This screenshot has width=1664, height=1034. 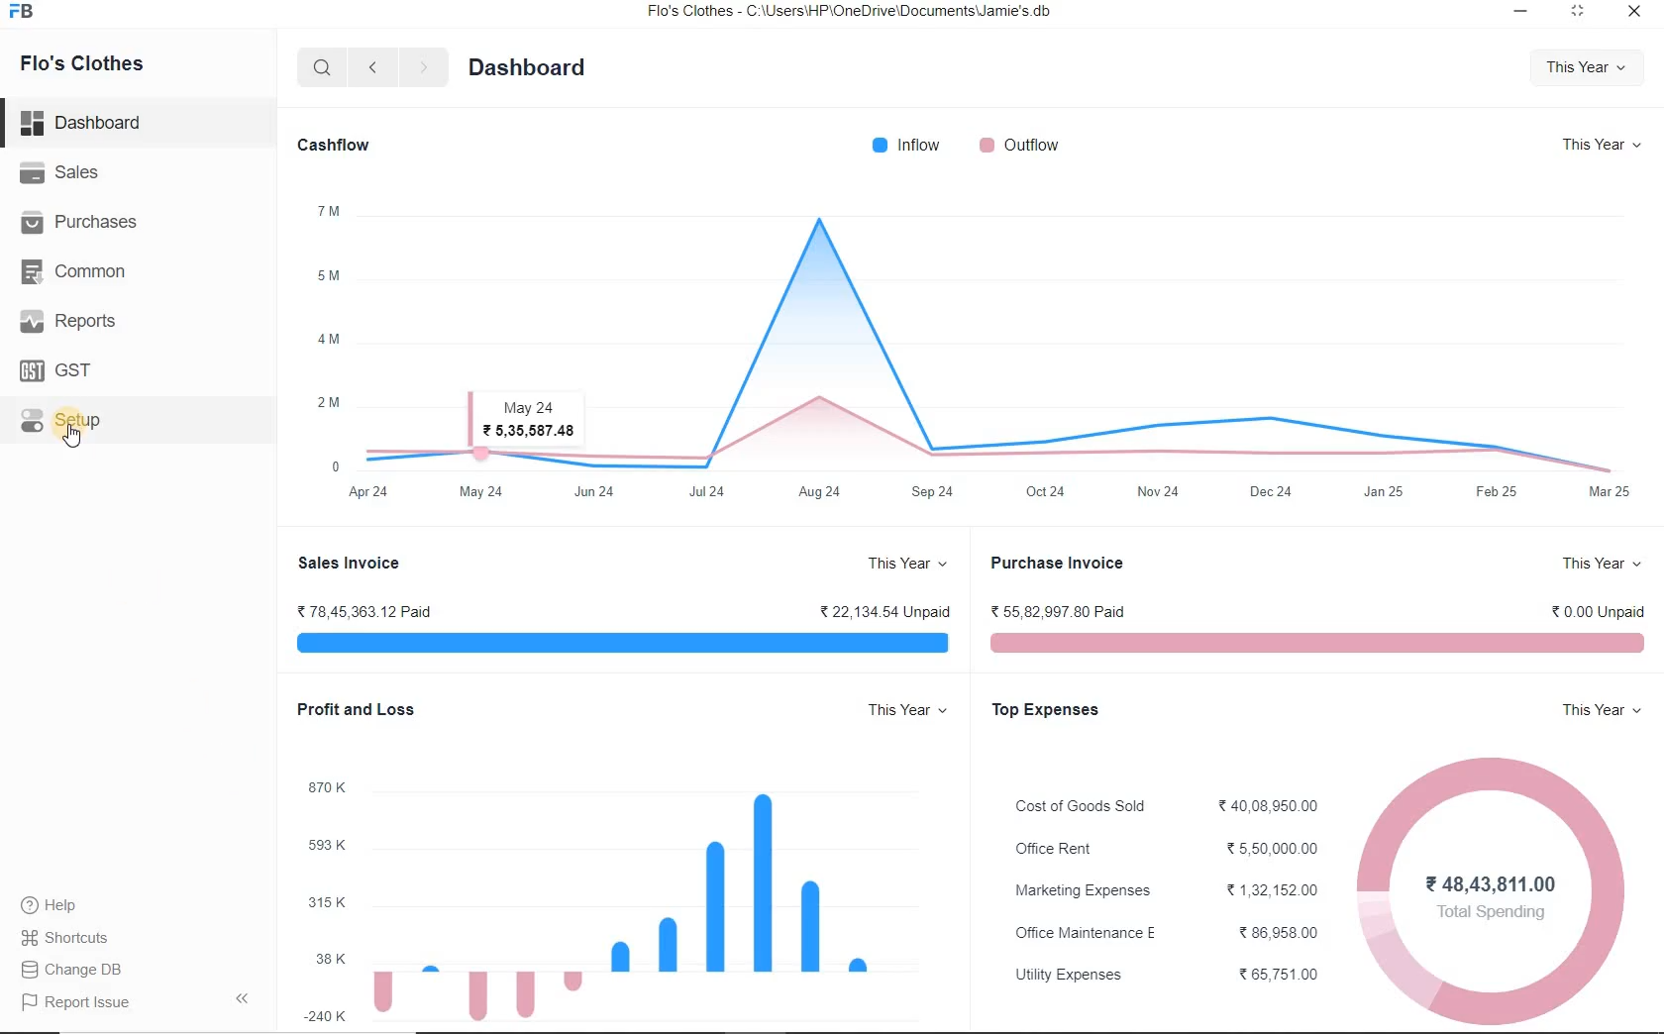 I want to click on Purchase Invoice, so click(x=1058, y=562).